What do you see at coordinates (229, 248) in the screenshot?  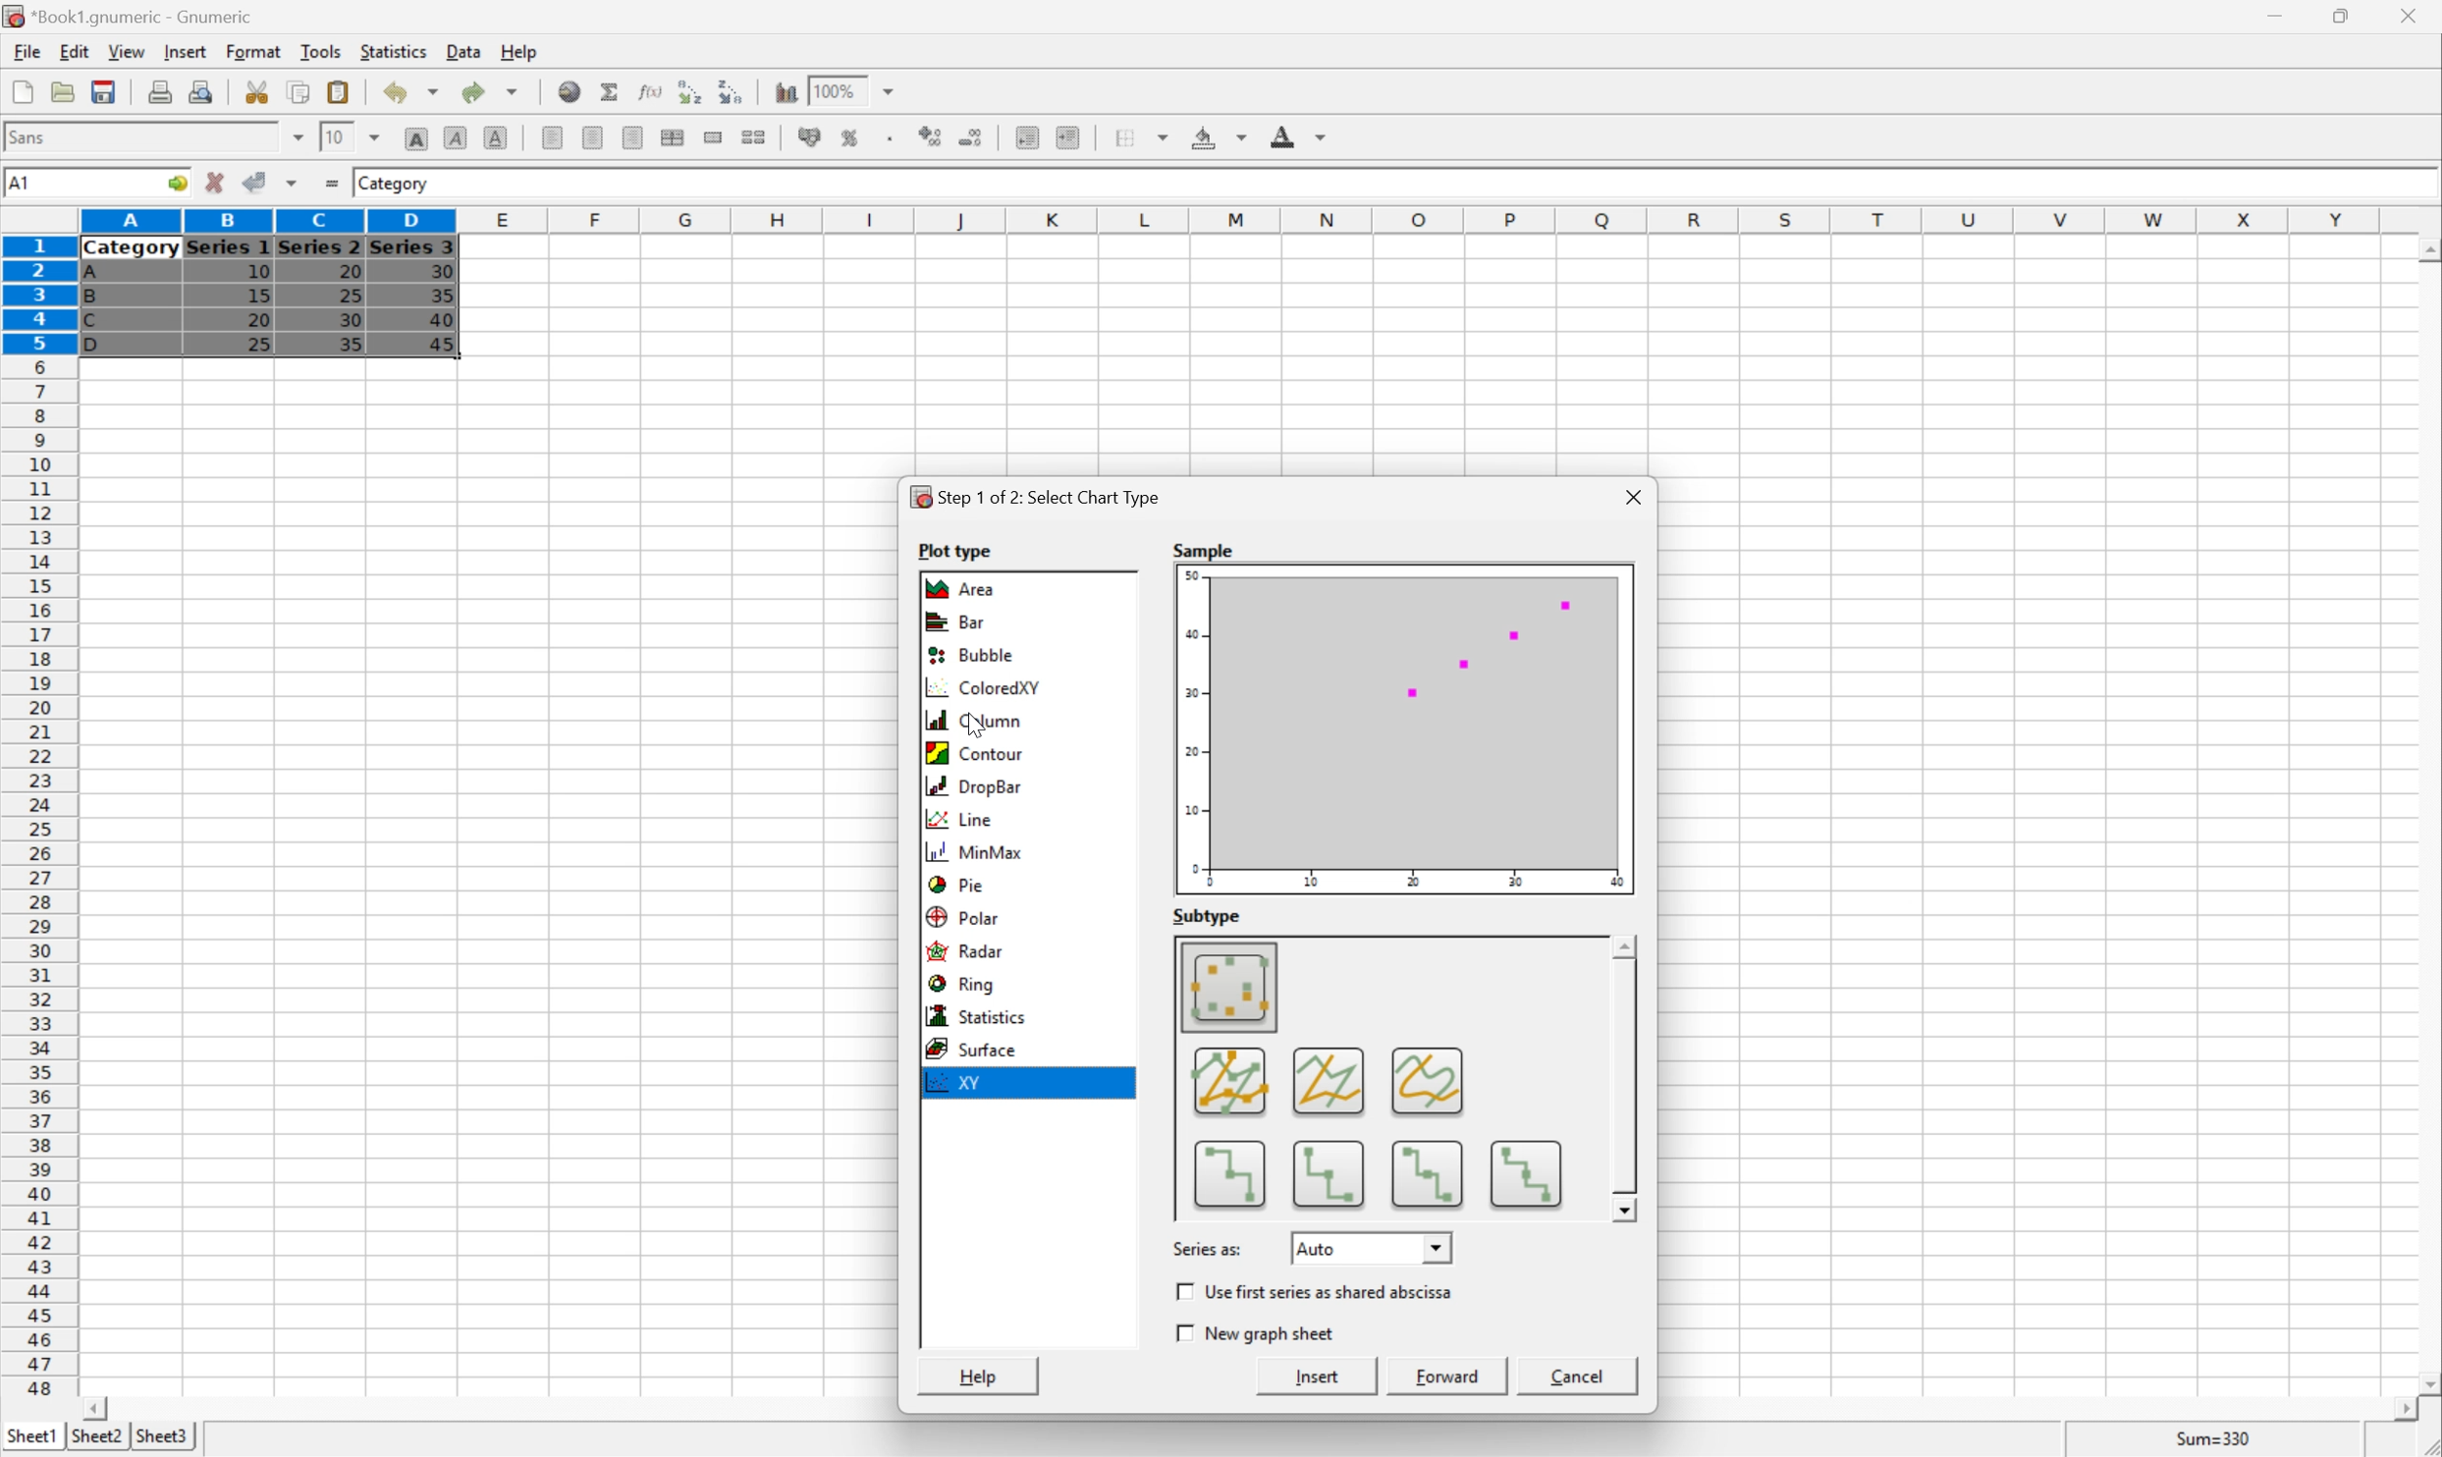 I see `Series 1` at bounding box center [229, 248].